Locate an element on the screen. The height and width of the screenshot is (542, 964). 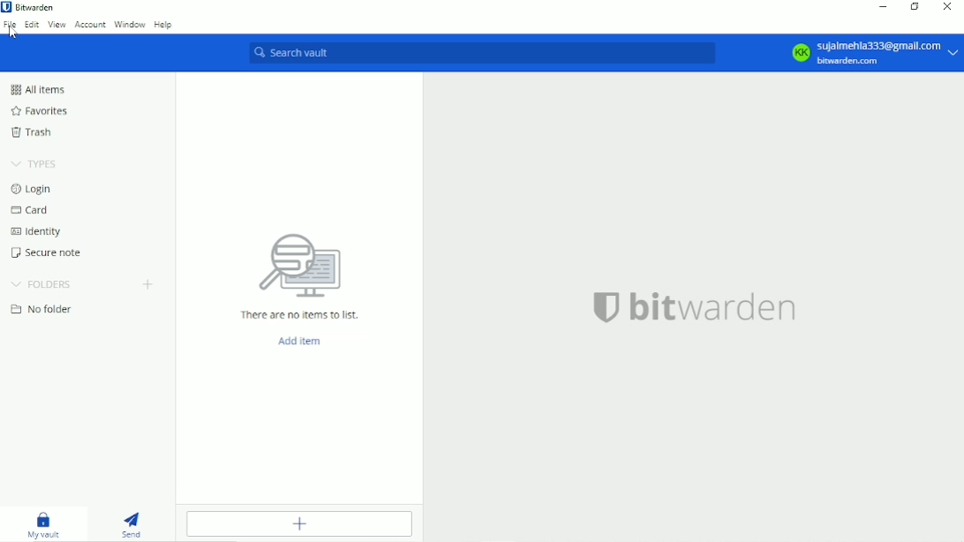
There are no items to list. is located at coordinates (299, 277).